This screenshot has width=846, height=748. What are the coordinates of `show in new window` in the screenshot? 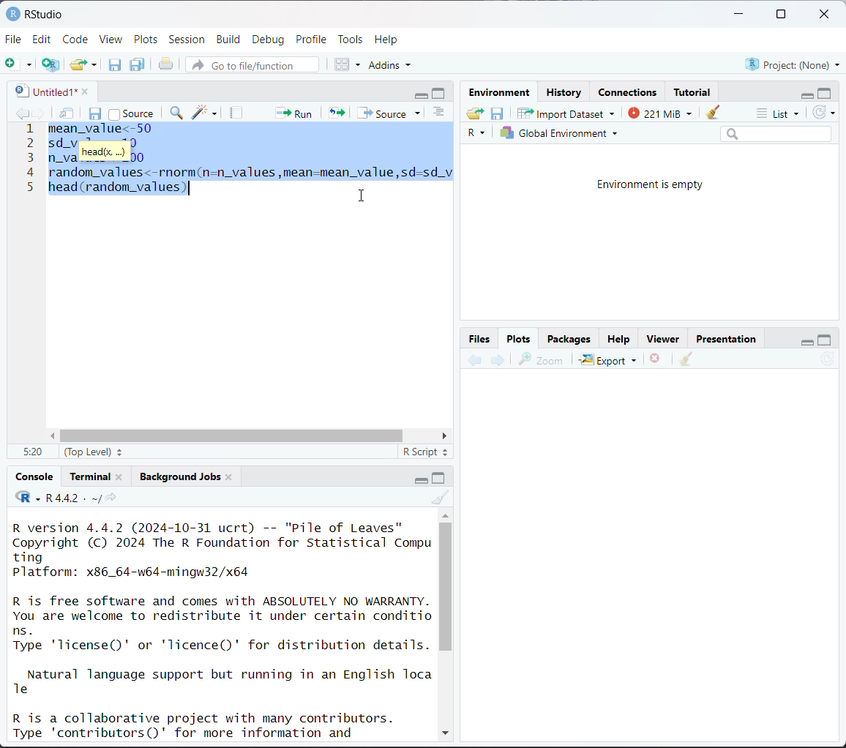 It's located at (68, 114).